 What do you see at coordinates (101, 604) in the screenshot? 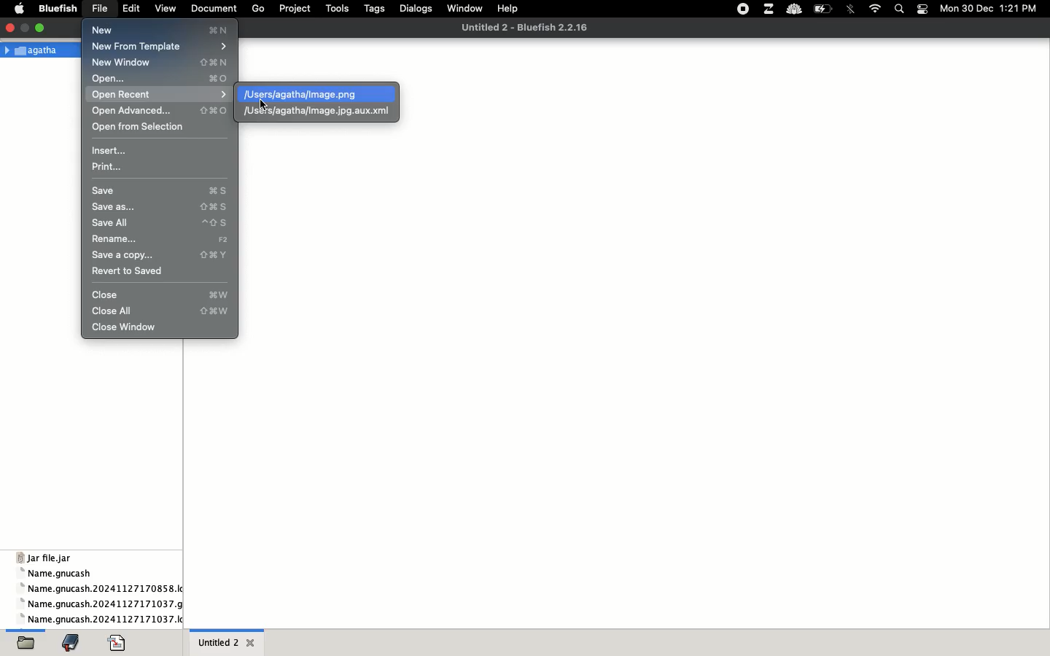
I see `name gnucash` at bounding box center [101, 604].